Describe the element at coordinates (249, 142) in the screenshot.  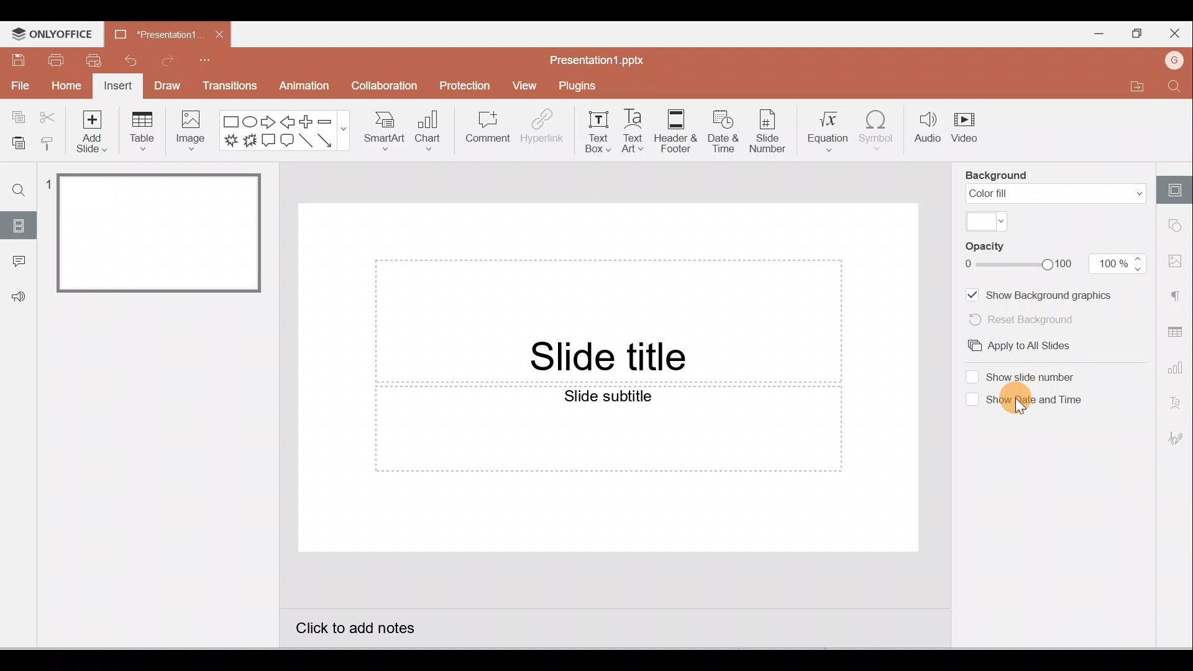
I see `Explosion 2` at that location.